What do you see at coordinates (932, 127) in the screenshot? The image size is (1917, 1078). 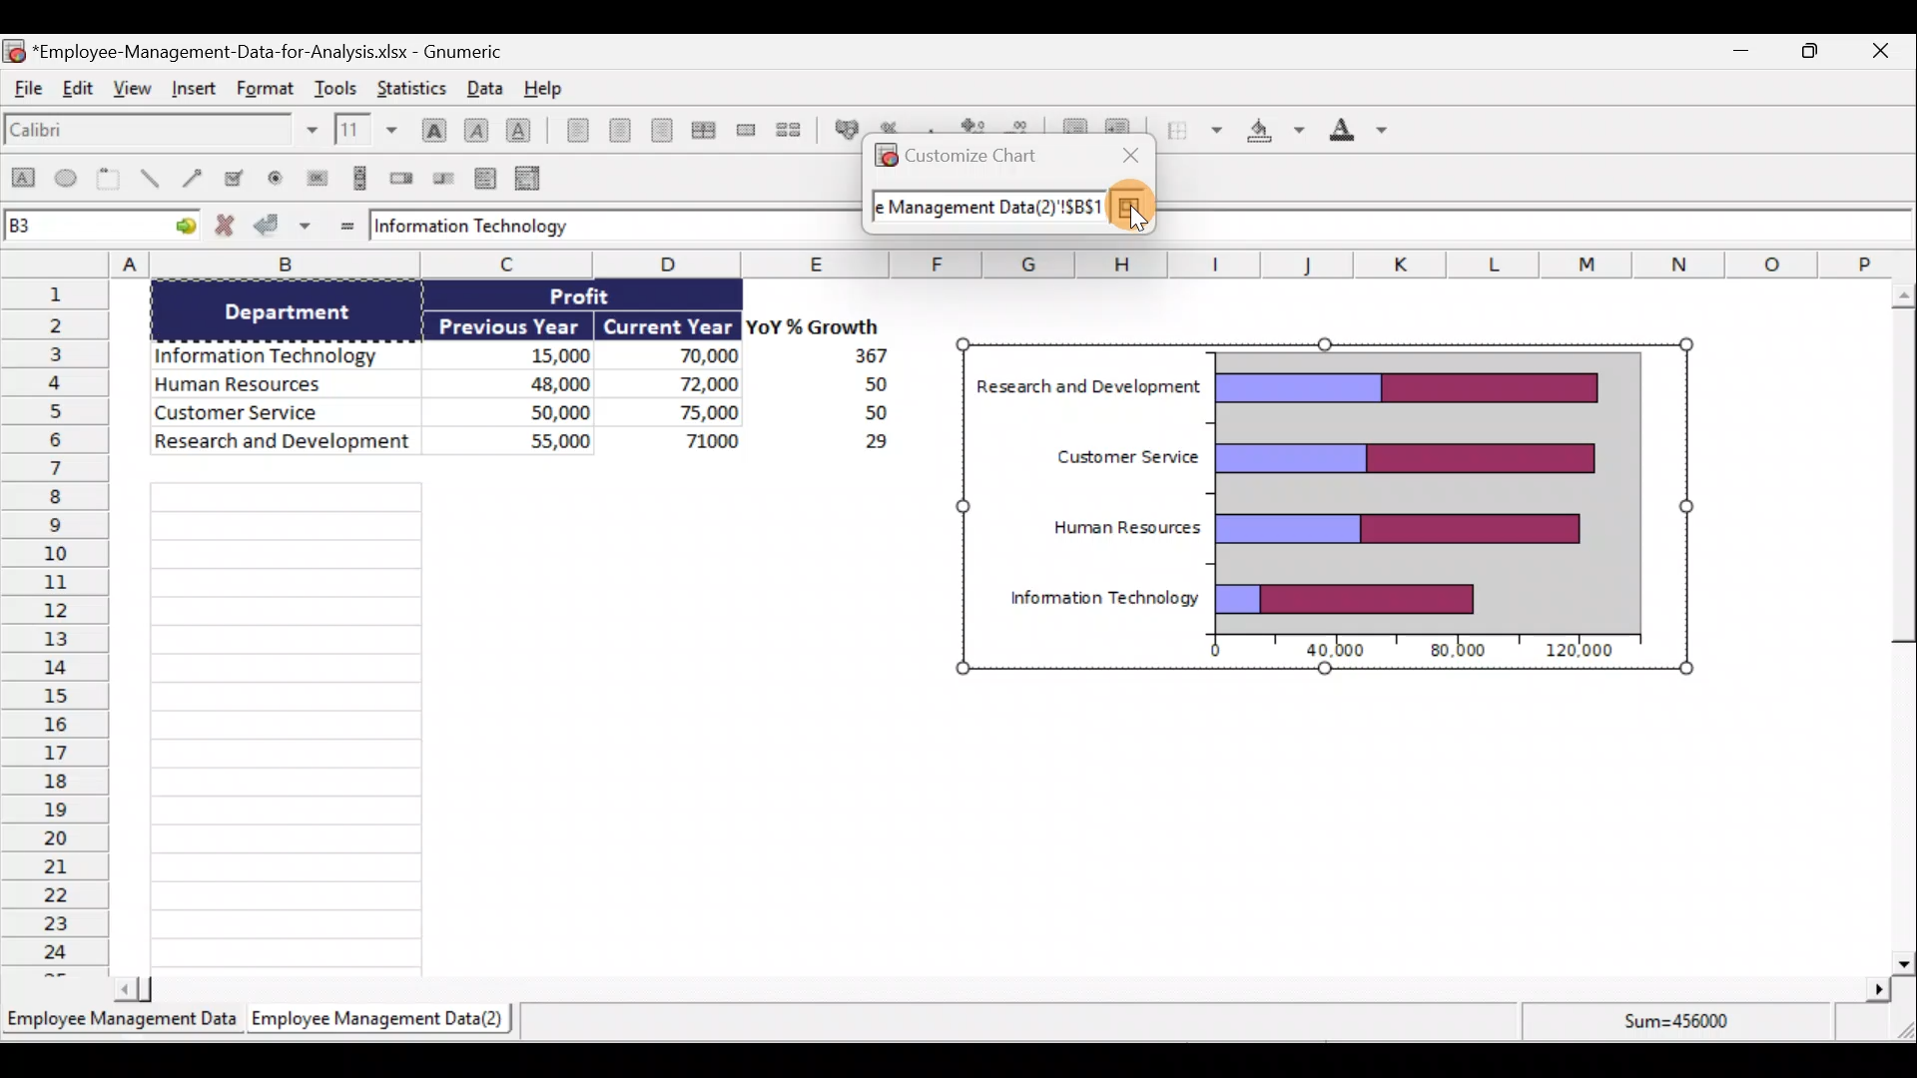 I see `Set the format of the selected cells to include a thousands separator` at bounding box center [932, 127].